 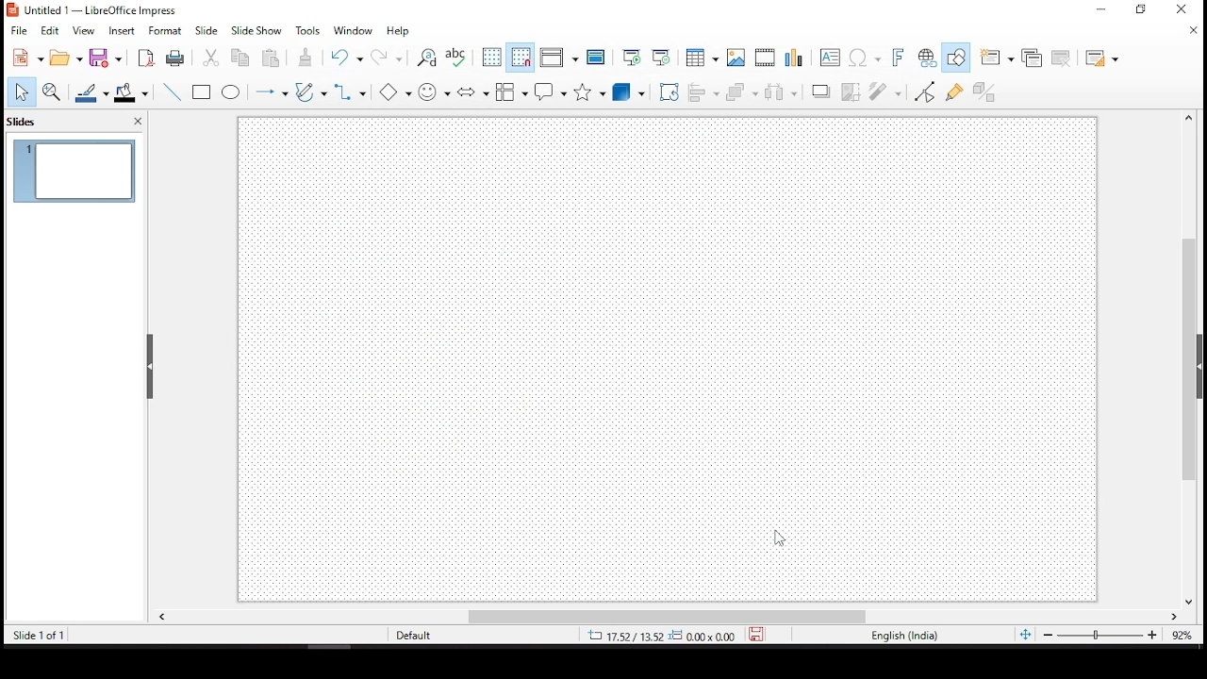 I want to click on edit, so click(x=49, y=29).